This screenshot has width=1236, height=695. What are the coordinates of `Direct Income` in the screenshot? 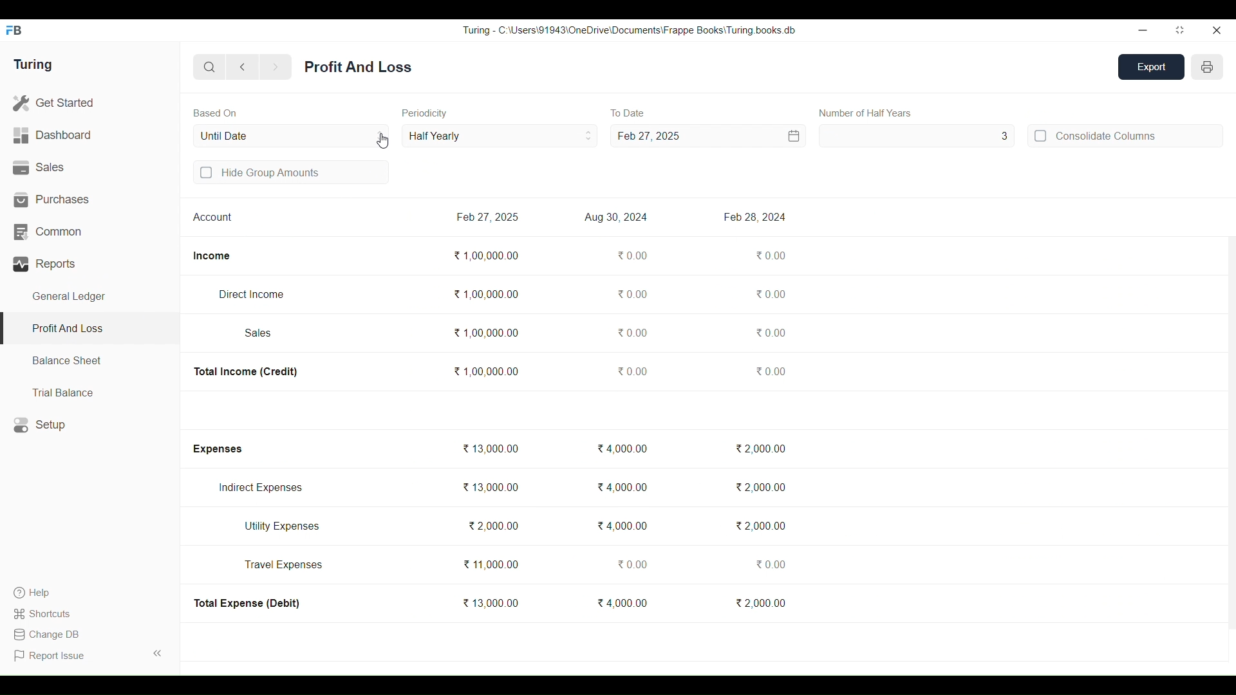 It's located at (250, 294).